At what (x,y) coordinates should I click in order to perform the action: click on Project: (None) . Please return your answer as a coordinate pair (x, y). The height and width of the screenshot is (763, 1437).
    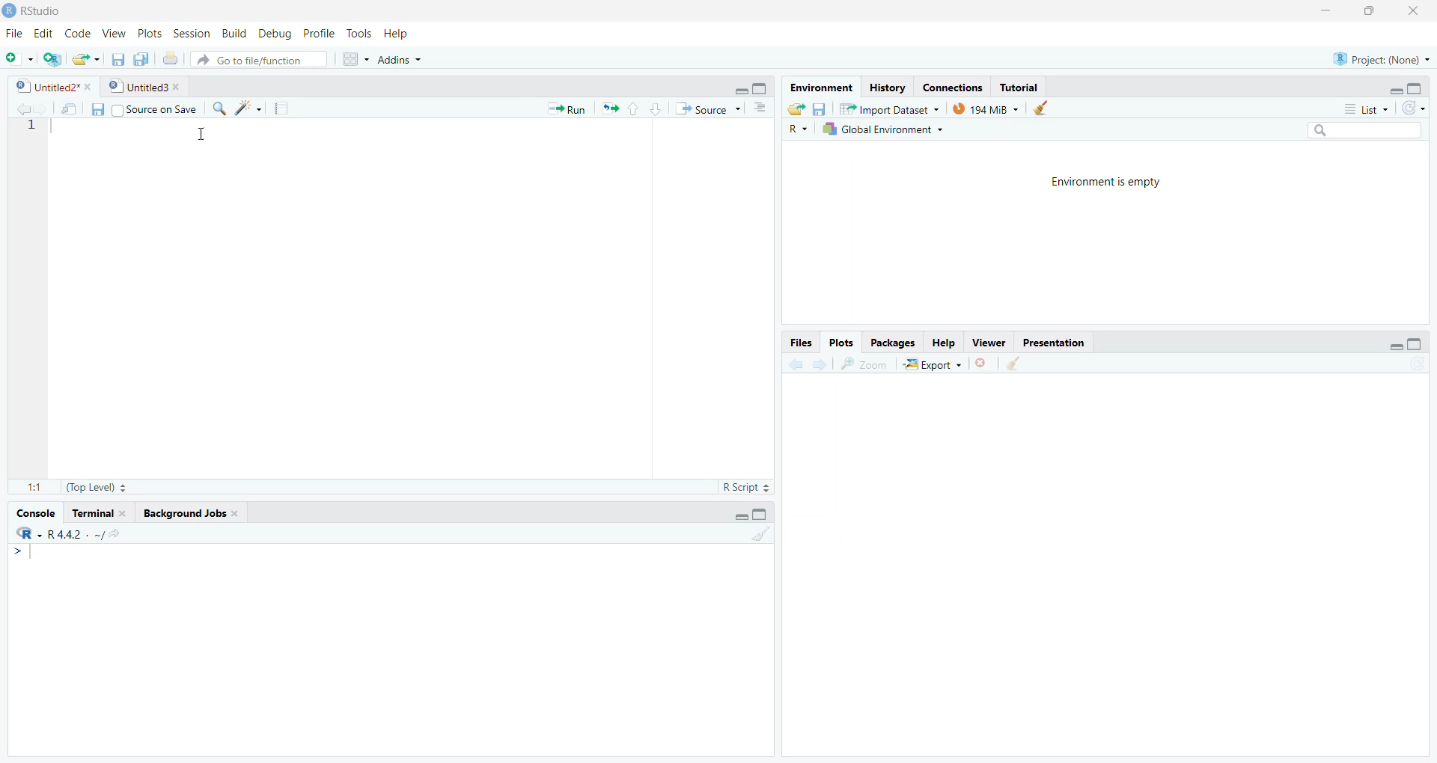
    Looking at the image, I should click on (1382, 58).